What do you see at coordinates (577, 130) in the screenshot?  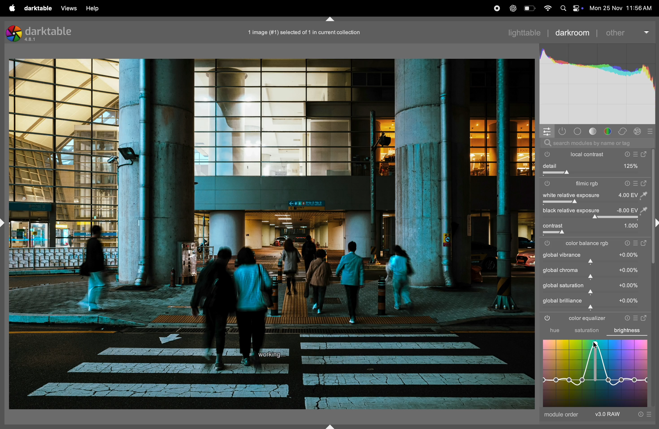 I see `base ` at bounding box center [577, 130].